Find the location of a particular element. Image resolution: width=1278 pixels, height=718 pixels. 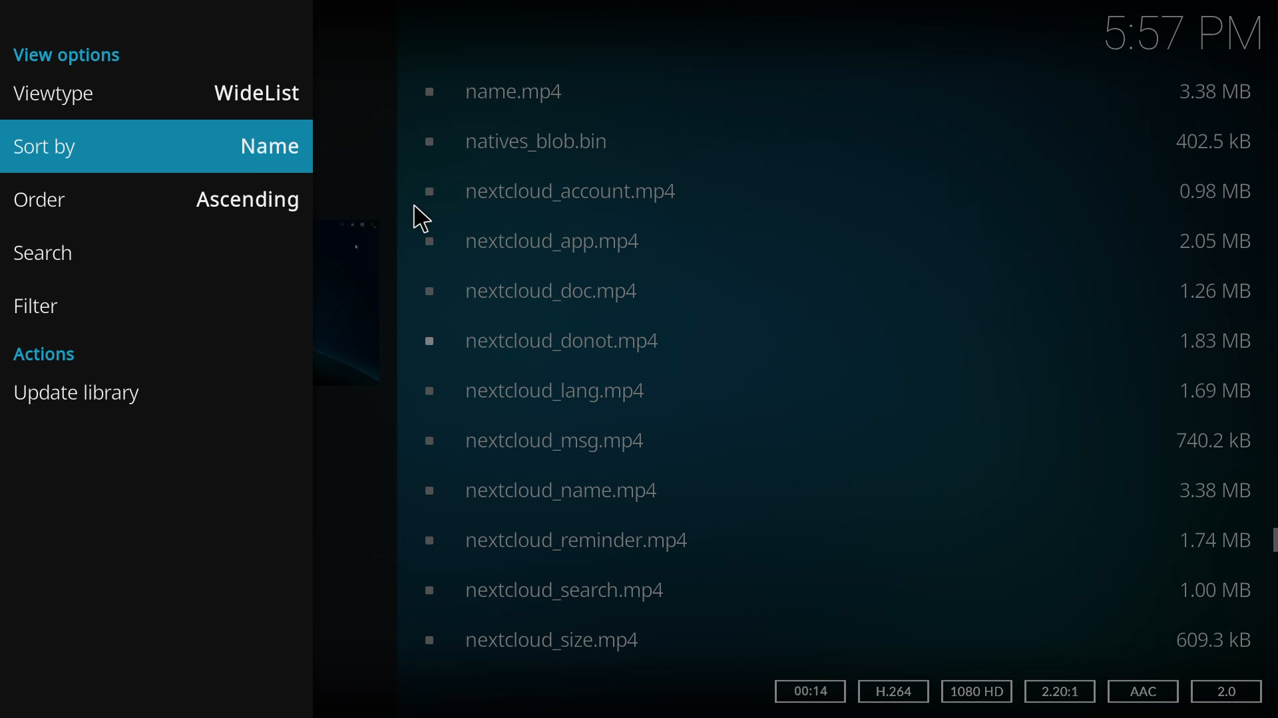

sort by is located at coordinates (58, 149).